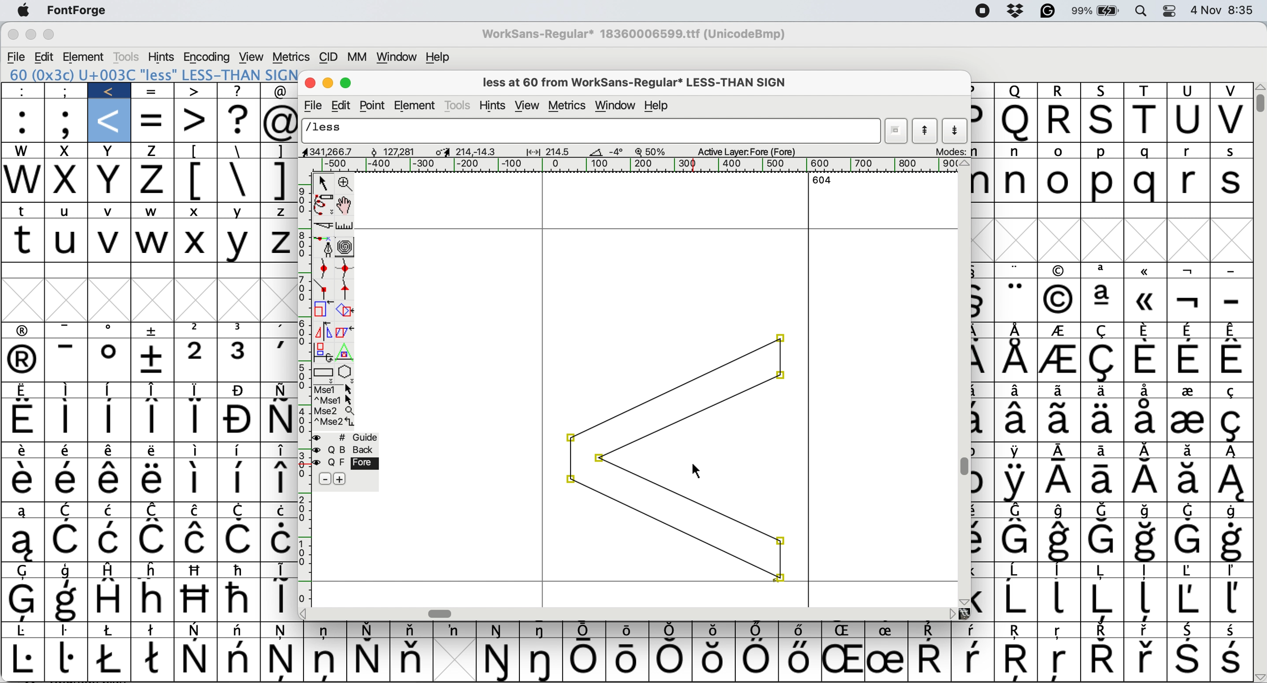 The height and width of the screenshot is (683, 1267). What do you see at coordinates (112, 570) in the screenshot?
I see `Symbol` at bounding box center [112, 570].